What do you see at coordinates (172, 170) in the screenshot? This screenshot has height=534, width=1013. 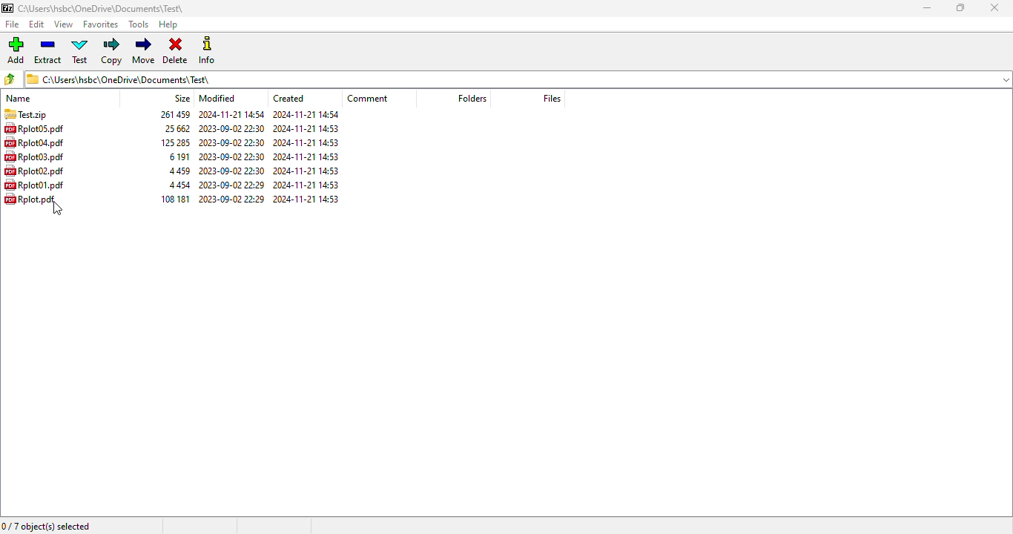 I see `4459` at bounding box center [172, 170].